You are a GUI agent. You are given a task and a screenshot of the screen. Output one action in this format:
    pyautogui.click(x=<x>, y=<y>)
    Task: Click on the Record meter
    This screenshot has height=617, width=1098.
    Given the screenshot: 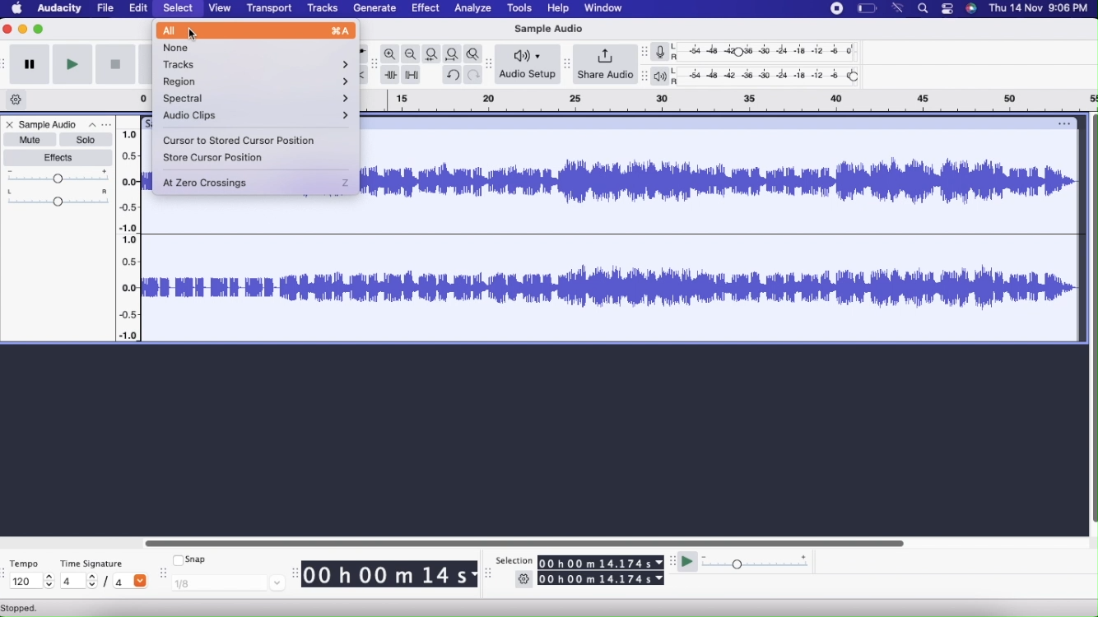 What is the action you would take?
    pyautogui.click(x=665, y=51)
    